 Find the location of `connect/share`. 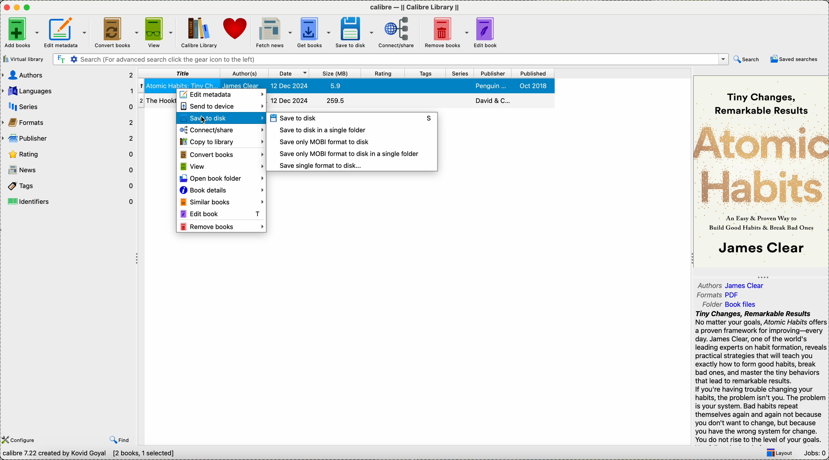

connect/share is located at coordinates (221, 129).